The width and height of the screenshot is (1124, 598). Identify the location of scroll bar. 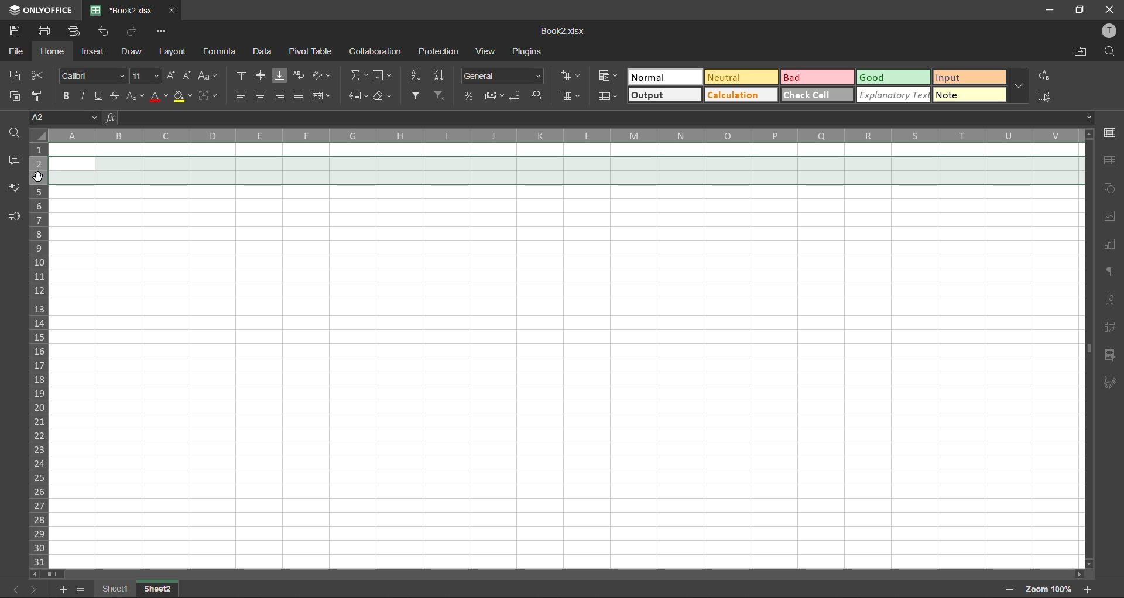
(562, 574).